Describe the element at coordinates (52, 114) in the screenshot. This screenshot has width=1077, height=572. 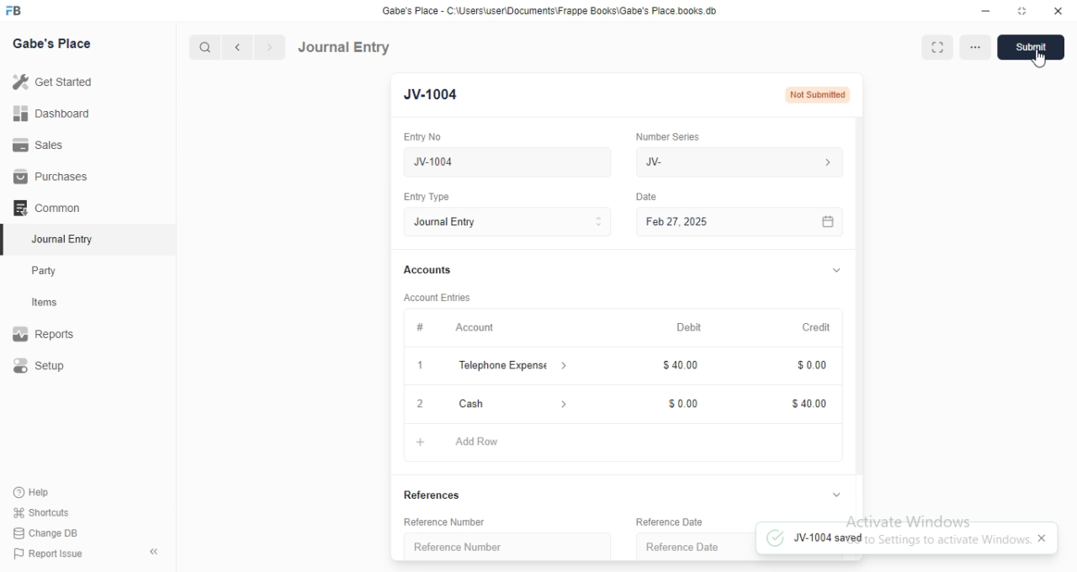
I see `Dashboard` at that location.